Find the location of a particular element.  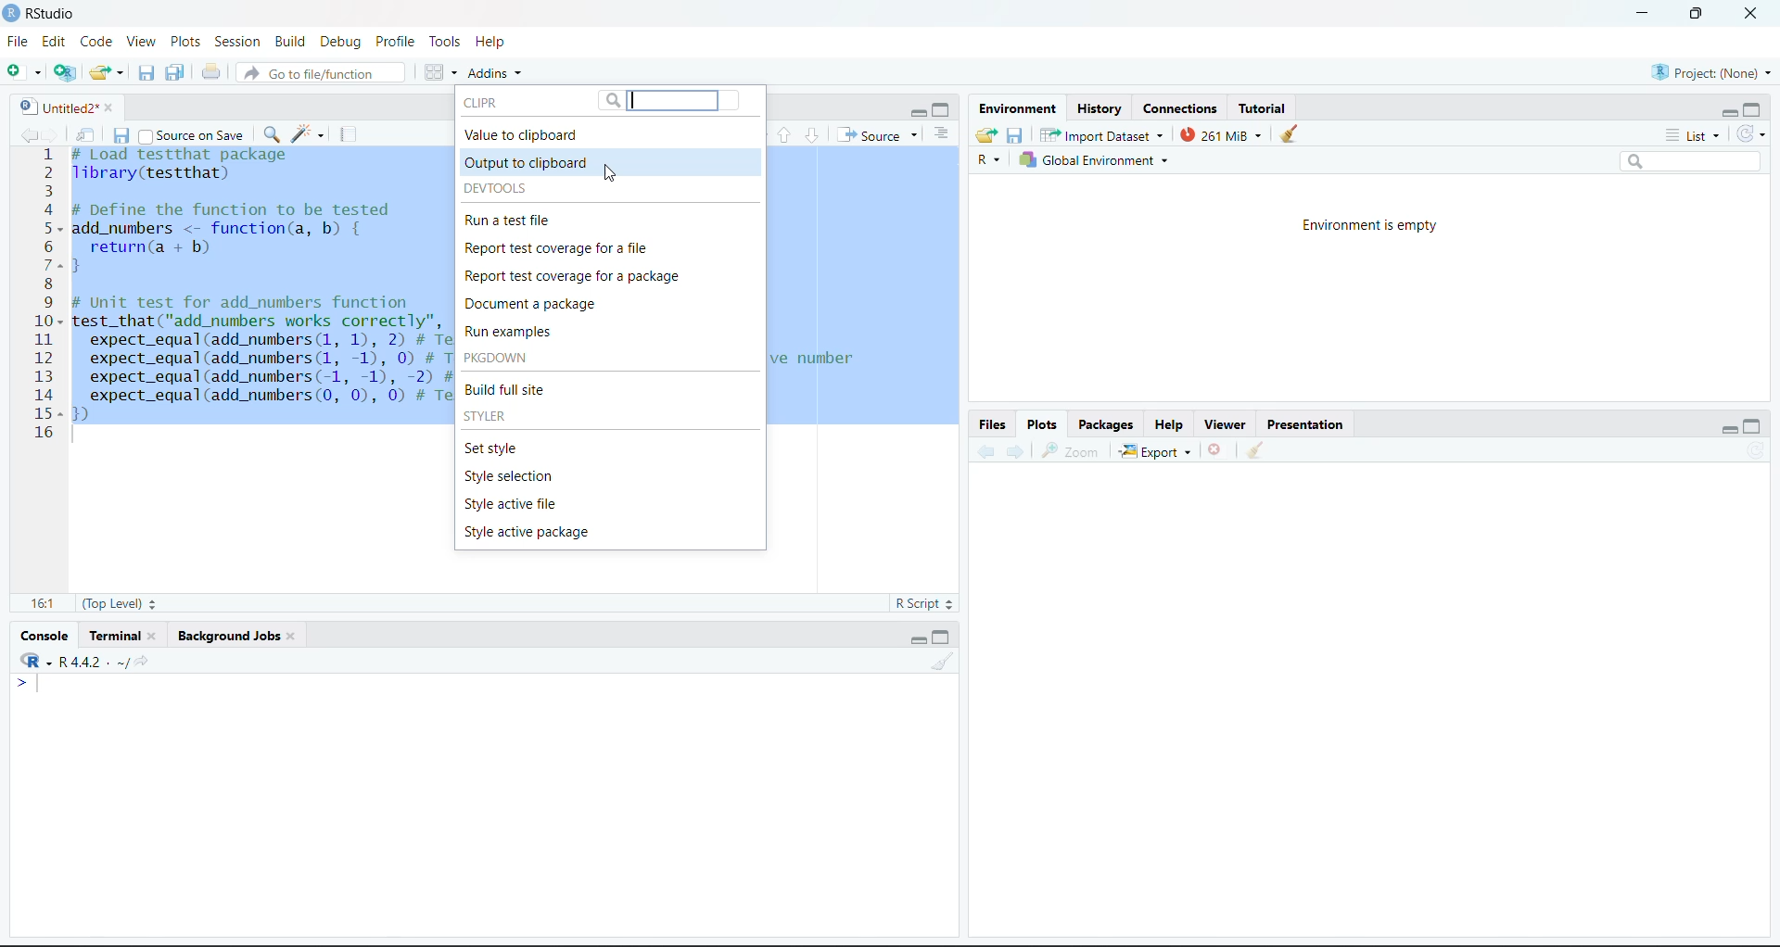

Stepper buttons is located at coordinates (157, 603).